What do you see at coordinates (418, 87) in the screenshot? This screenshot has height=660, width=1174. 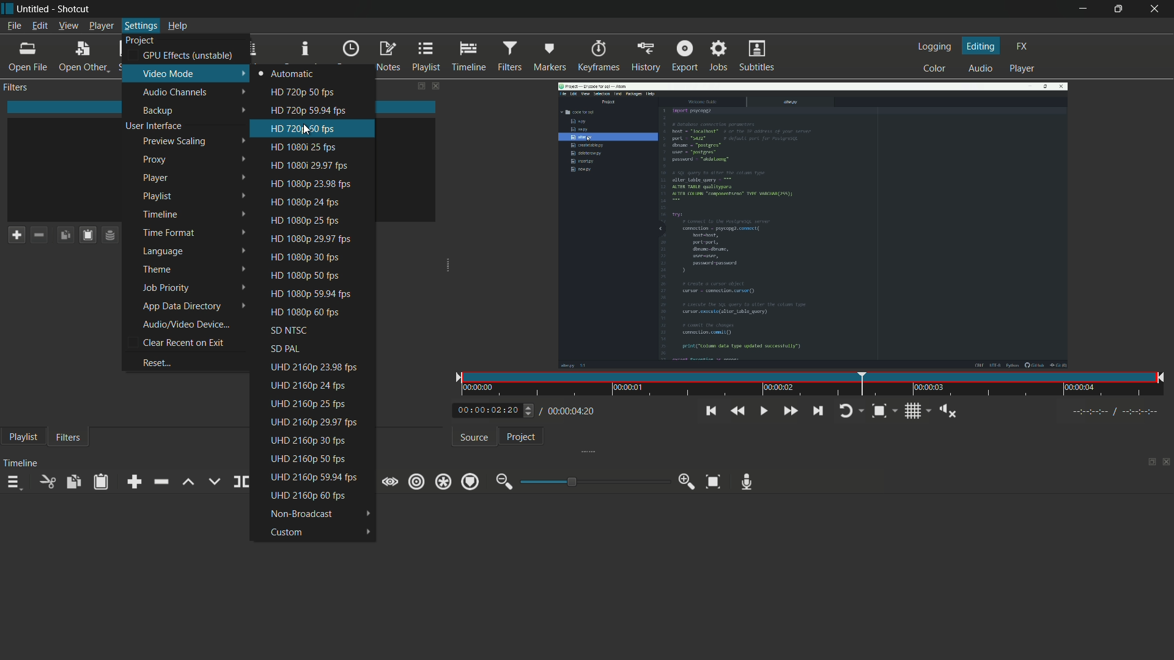 I see `change layout` at bounding box center [418, 87].